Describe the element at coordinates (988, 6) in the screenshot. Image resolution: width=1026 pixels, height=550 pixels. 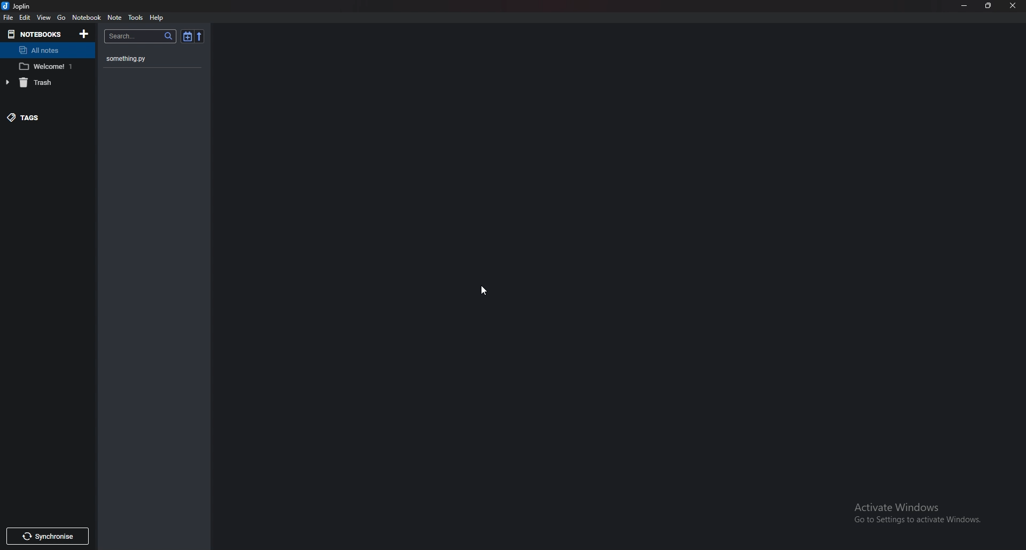
I see `Resize` at that location.